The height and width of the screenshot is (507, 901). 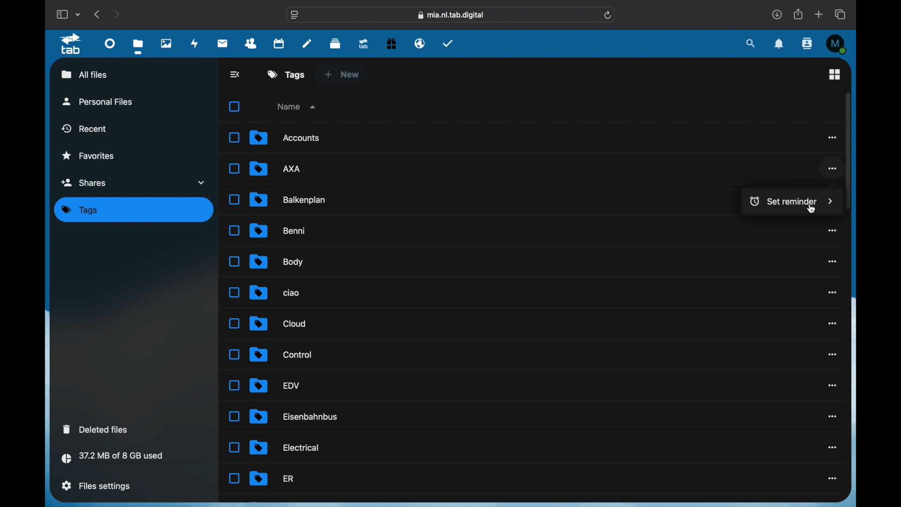 What do you see at coordinates (834, 74) in the screenshot?
I see `grid view` at bounding box center [834, 74].